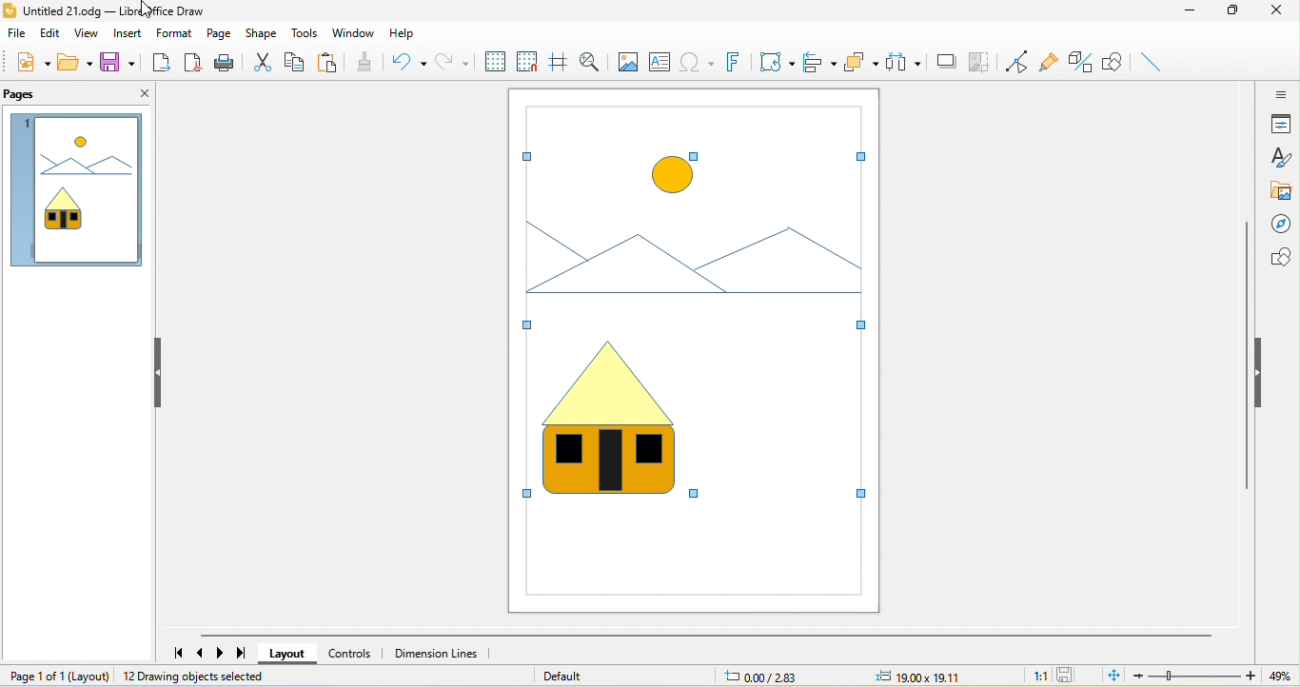 The width and height of the screenshot is (1300, 687). Describe the element at coordinates (1019, 61) in the screenshot. I see `toggle point edit mode` at that location.